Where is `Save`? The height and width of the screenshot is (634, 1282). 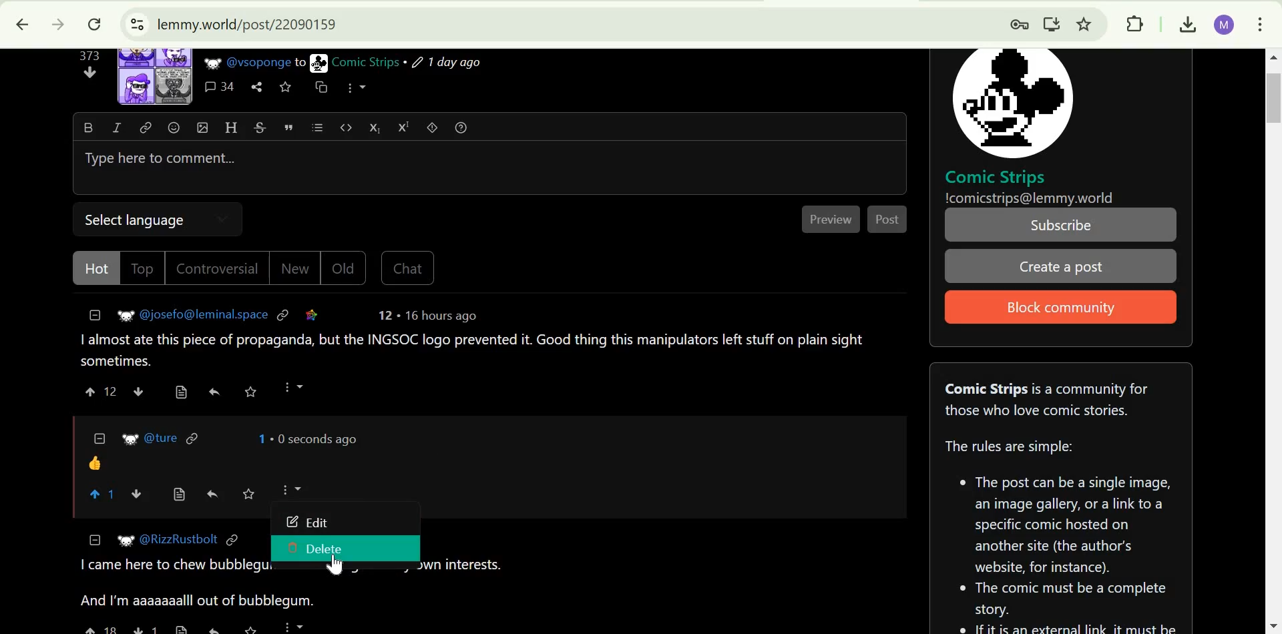 Save is located at coordinates (249, 493).